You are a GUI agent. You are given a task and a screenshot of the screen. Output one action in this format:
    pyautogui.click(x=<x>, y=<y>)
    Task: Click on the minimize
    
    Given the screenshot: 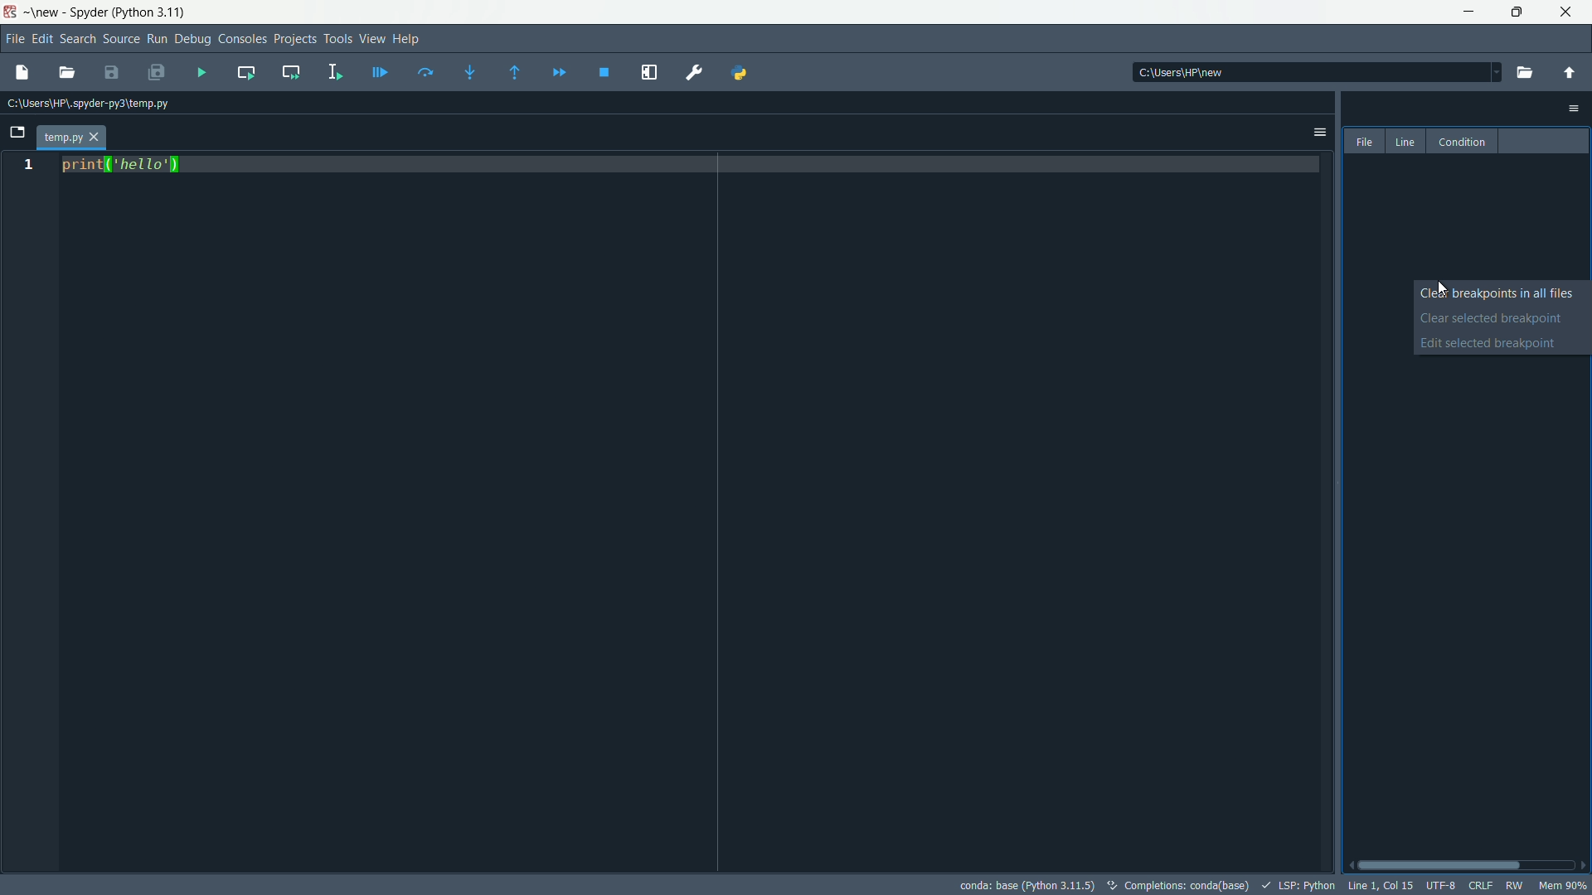 What is the action you would take?
    pyautogui.click(x=1471, y=12)
    